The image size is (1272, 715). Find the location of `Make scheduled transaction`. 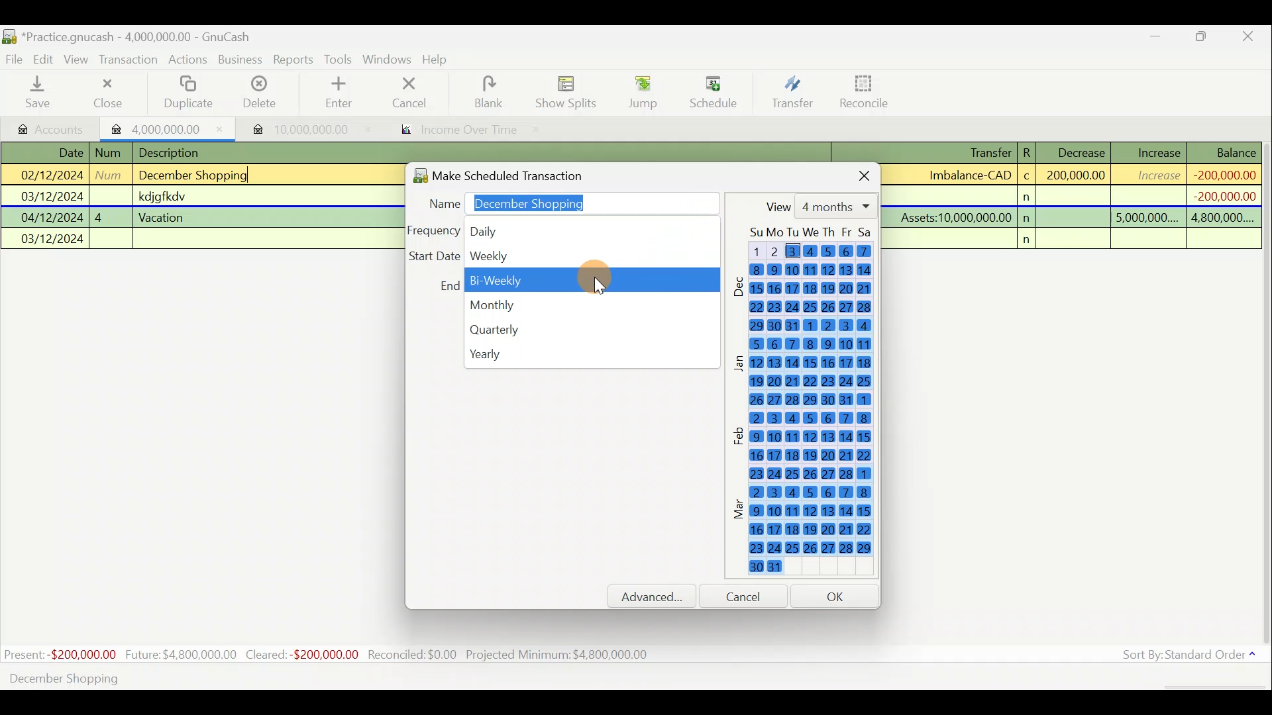

Make scheduled transaction is located at coordinates (519, 173).